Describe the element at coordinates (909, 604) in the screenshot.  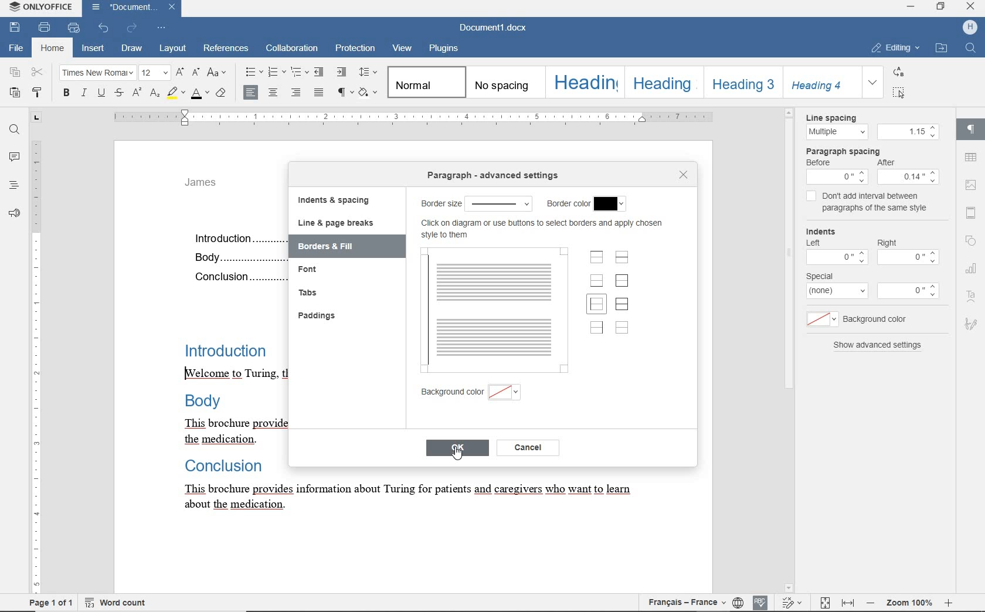
I see `zoom 100%` at that location.